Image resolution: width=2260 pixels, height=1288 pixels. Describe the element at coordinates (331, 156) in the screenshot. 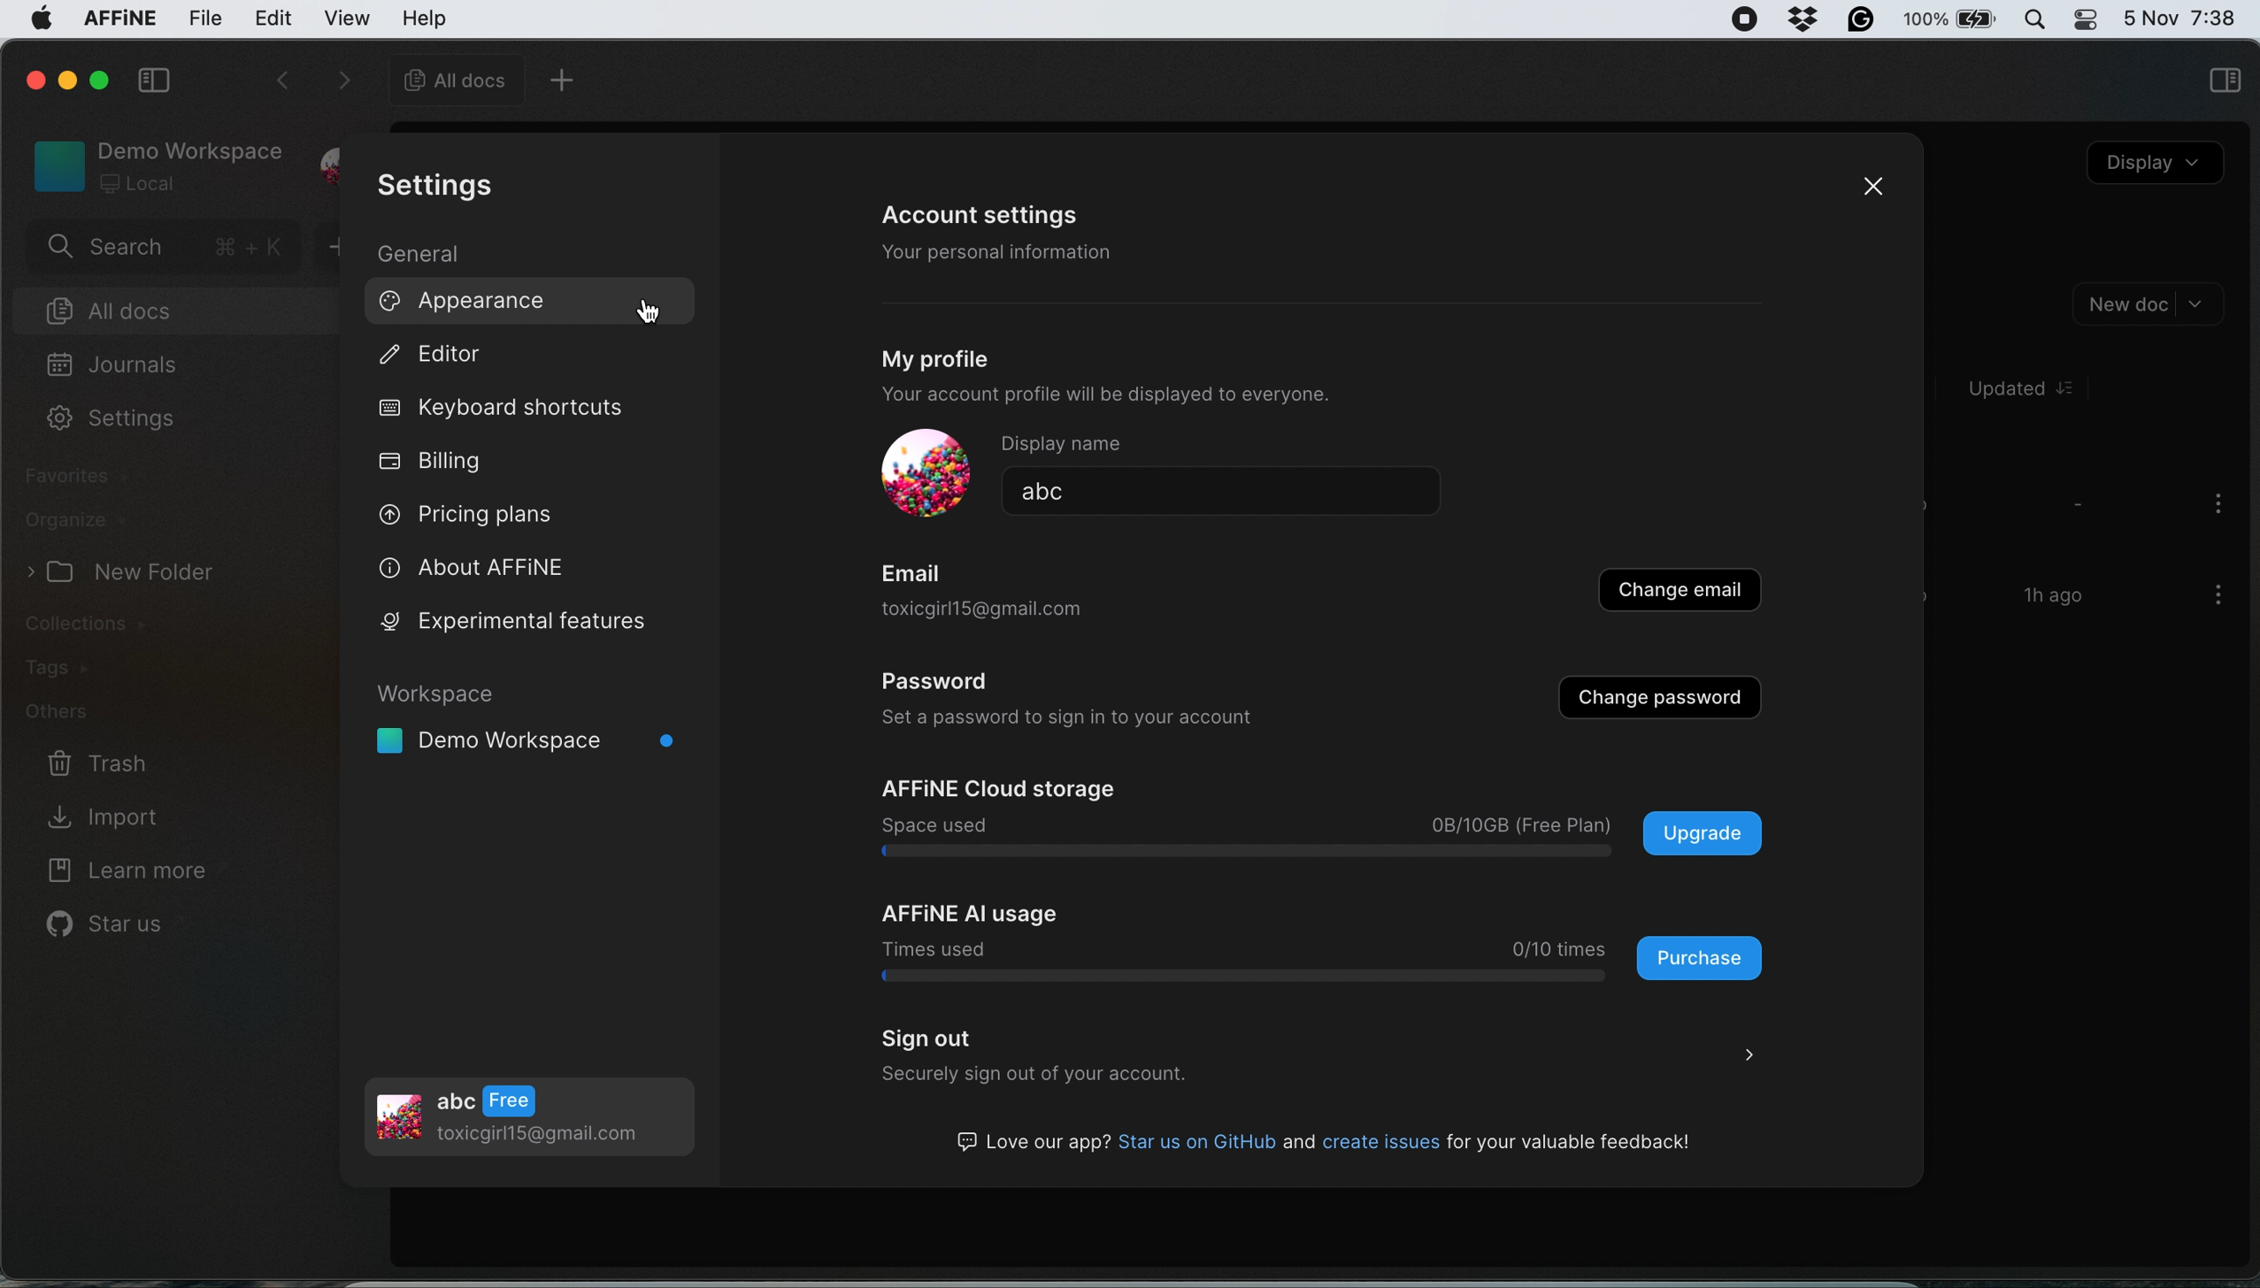

I see `profile` at that location.